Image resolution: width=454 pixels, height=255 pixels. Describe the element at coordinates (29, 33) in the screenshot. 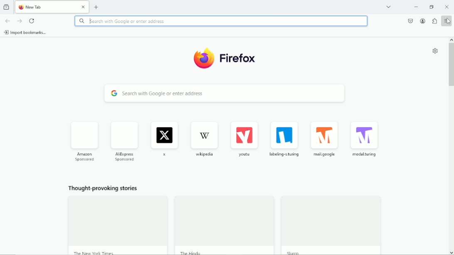

I see `import bookmarks` at that location.